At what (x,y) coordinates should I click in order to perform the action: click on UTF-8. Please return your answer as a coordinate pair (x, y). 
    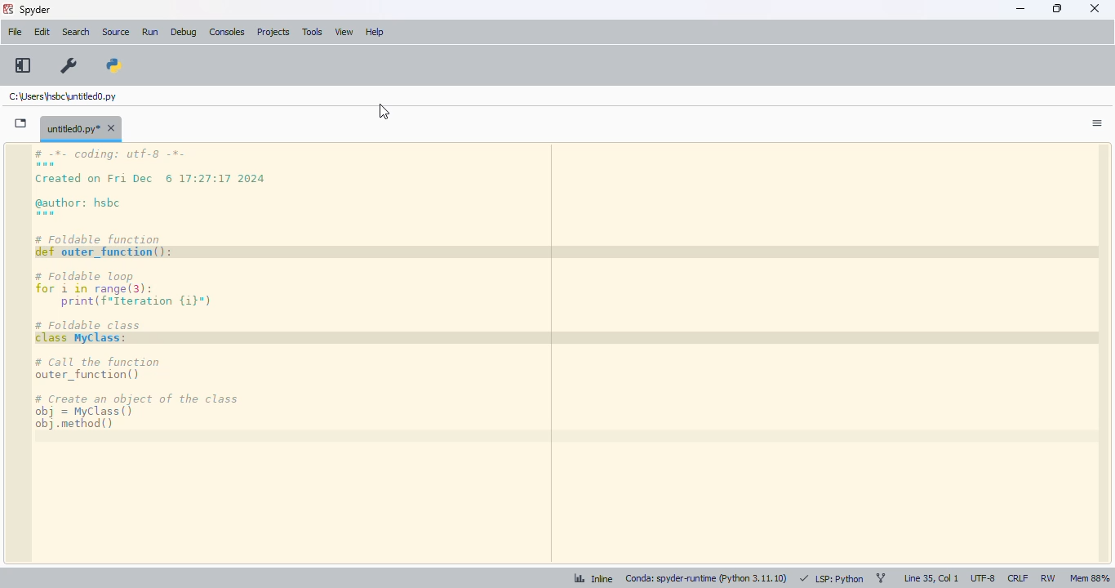
    Looking at the image, I should click on (983, 578).